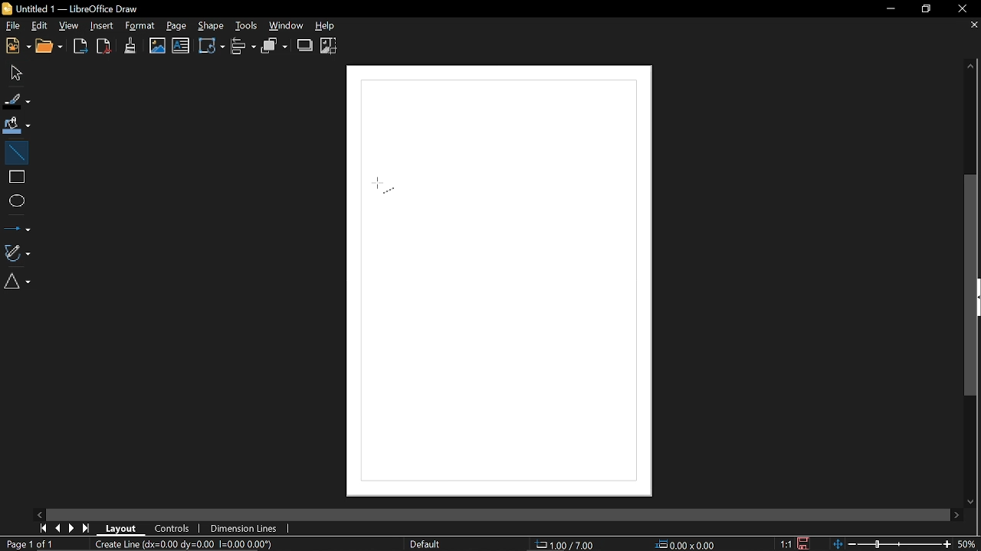  I want to click on change zoom, so click(892, 544).